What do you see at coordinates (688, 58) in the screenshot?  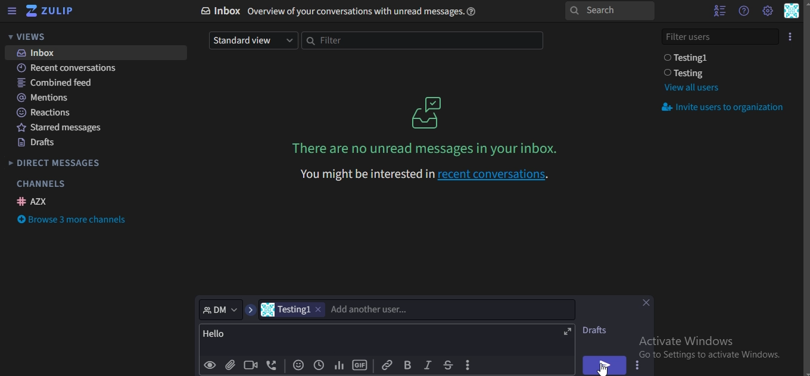 I see `testing1` at bounding box center [688, 58].